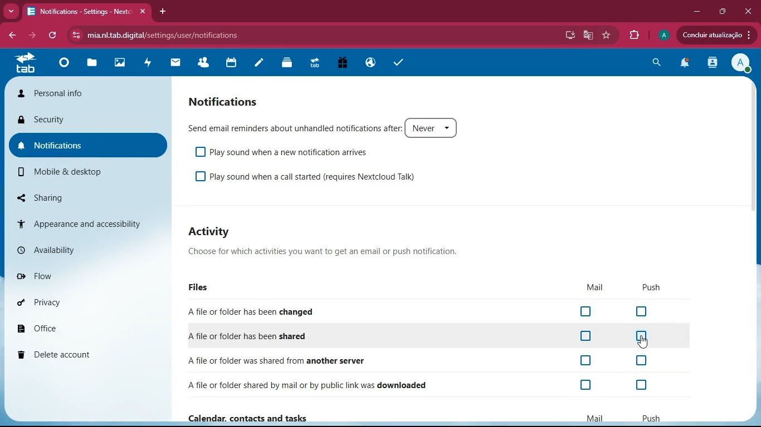  What do you see at coordinates (284, 152) in the screenshot?
I see `play sound` at bounding box center [284, 152].